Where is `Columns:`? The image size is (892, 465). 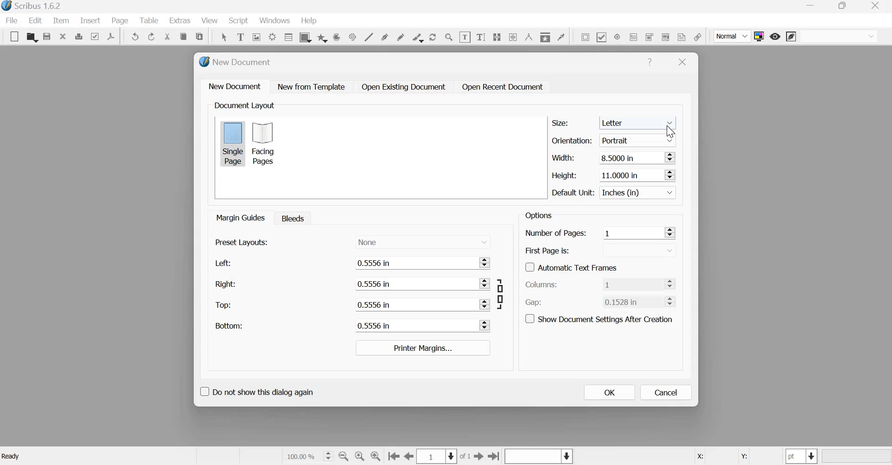
Columns: is located at coordinates (544, 285).